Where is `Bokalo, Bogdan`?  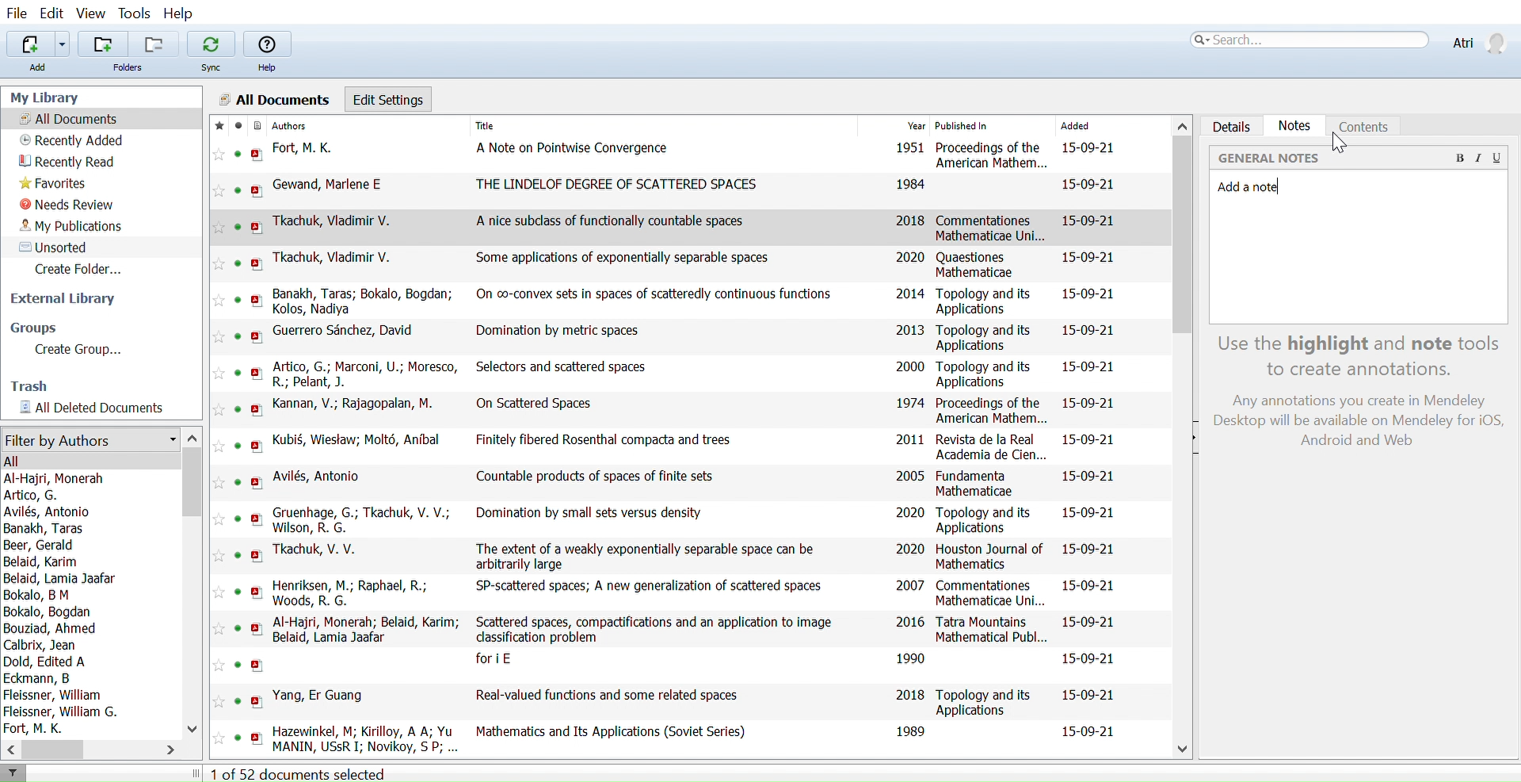
Bokalo, Bogdan is located at coordinates (51, 613).